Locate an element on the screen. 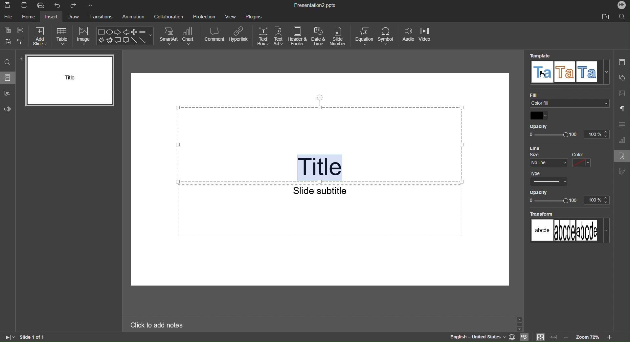 This screenshot has height=342, width=630. Comment is located at coordinates (8, 93).